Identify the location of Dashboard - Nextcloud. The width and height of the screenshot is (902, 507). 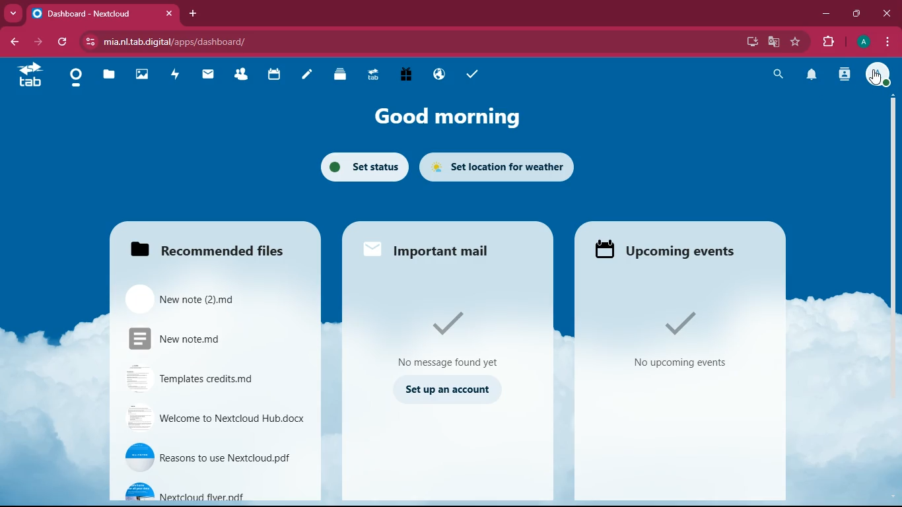
(91, 14).